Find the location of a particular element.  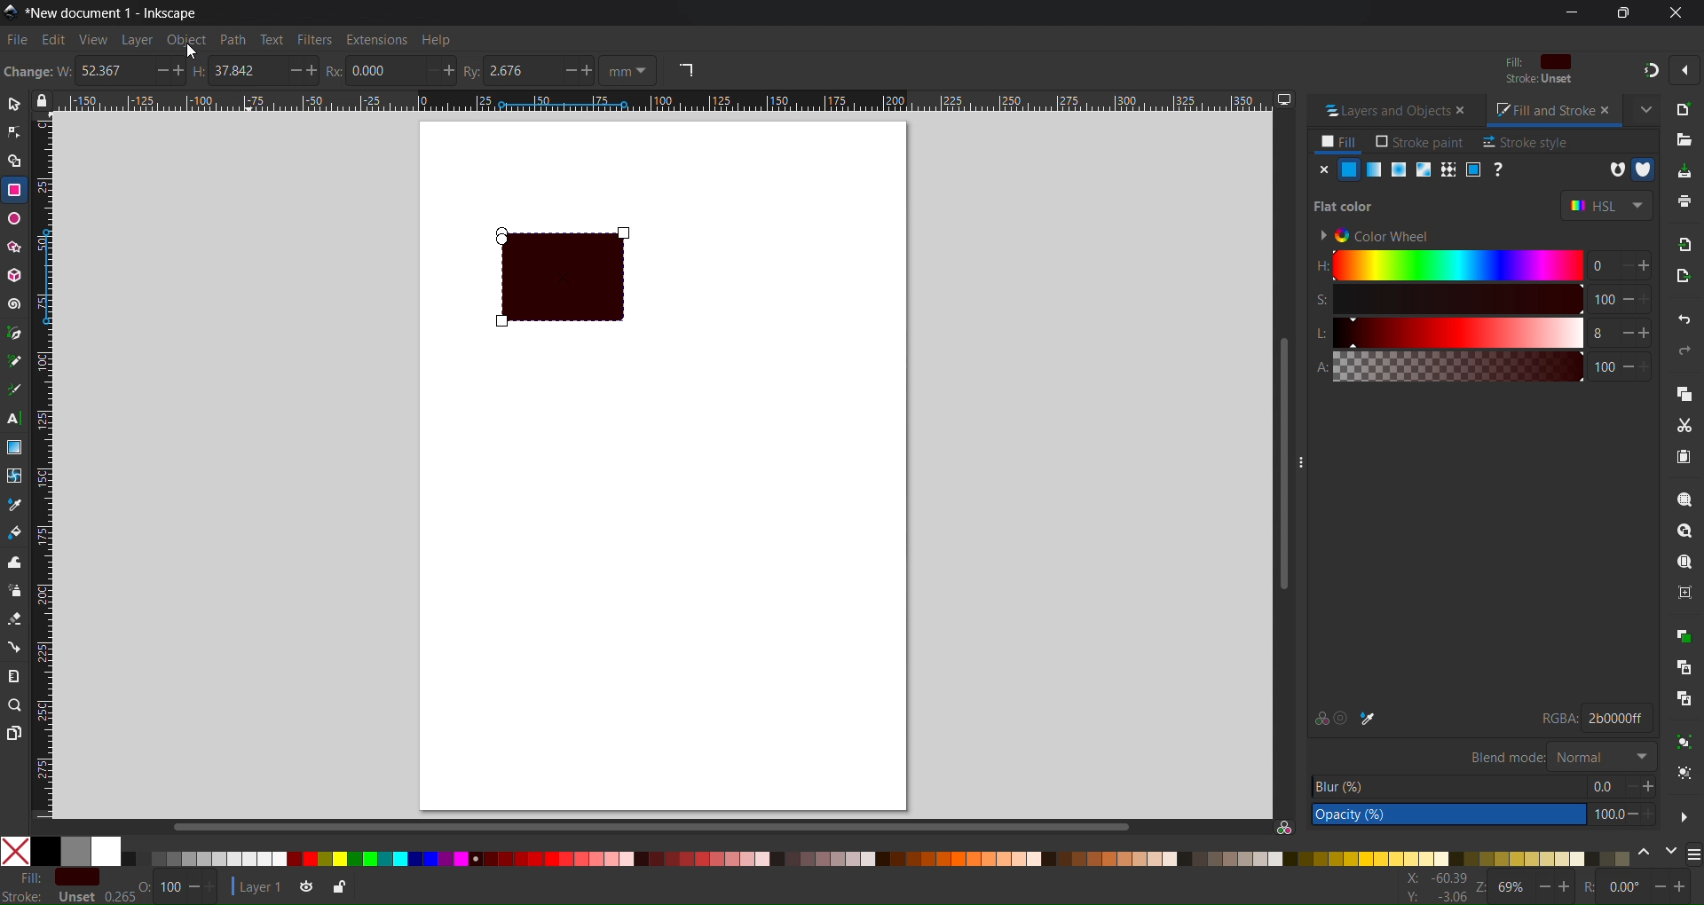

Duplicate is located at coordinates (1684, 636).